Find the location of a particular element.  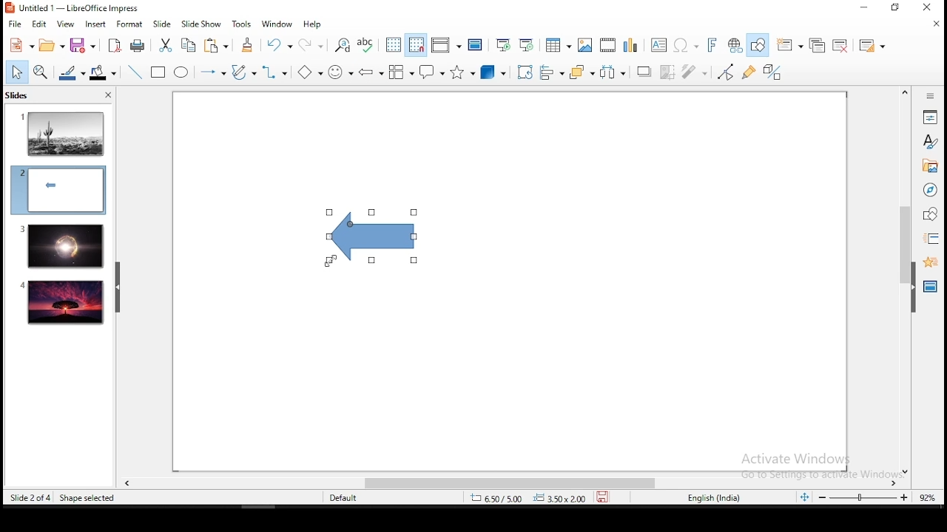

restore is located at coordinates (896, 8).